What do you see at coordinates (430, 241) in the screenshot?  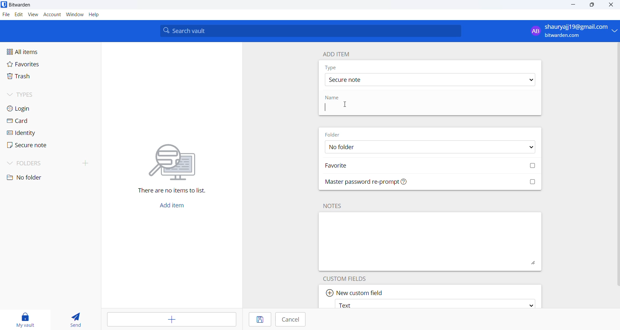 I see `notes textarea` at bounding box center [430, 241].